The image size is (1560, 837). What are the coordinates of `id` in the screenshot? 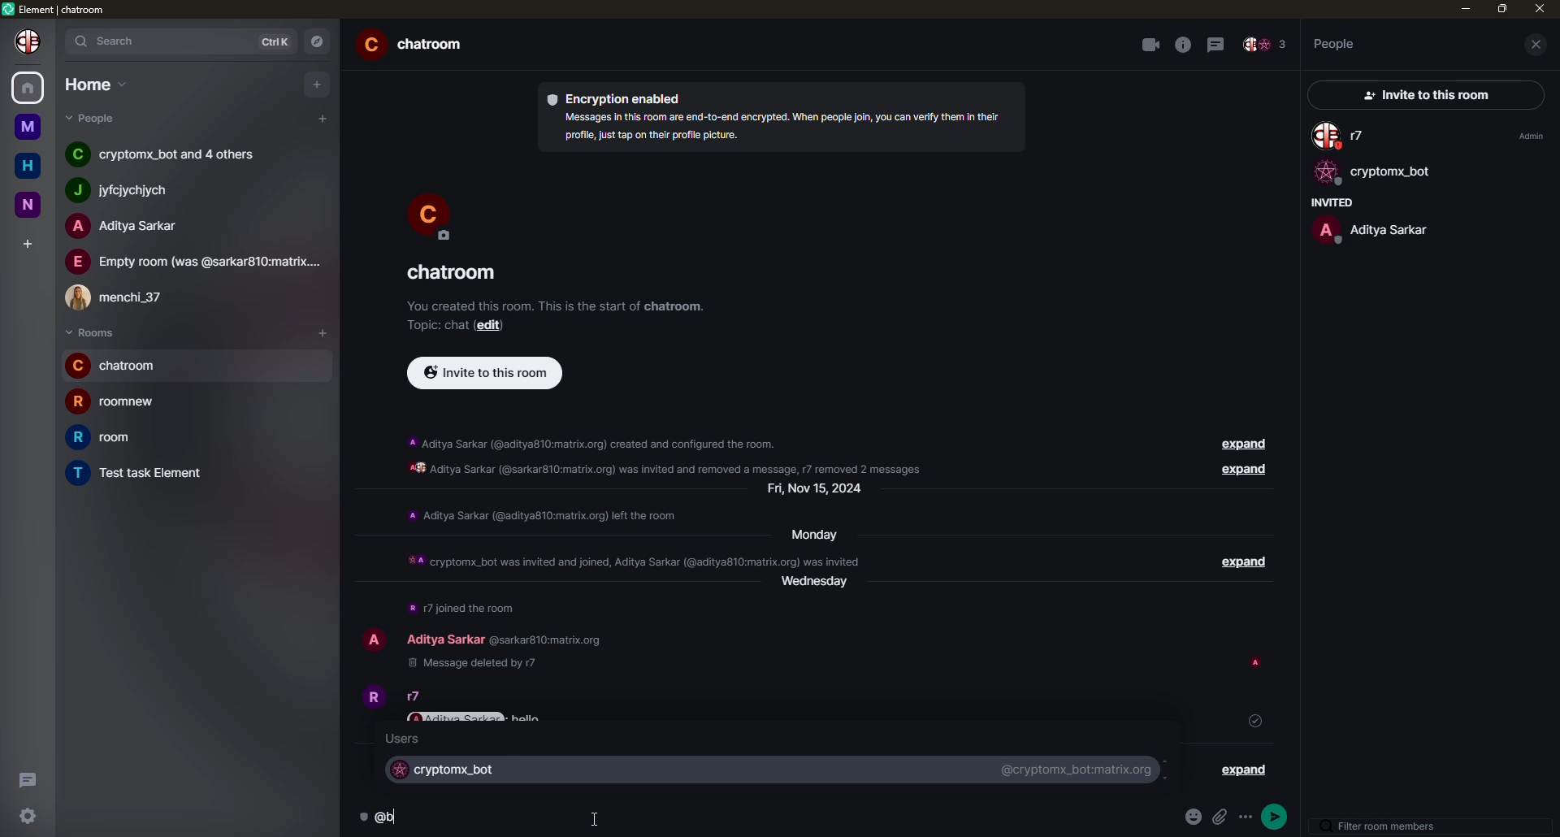 It's located at (544, 641).